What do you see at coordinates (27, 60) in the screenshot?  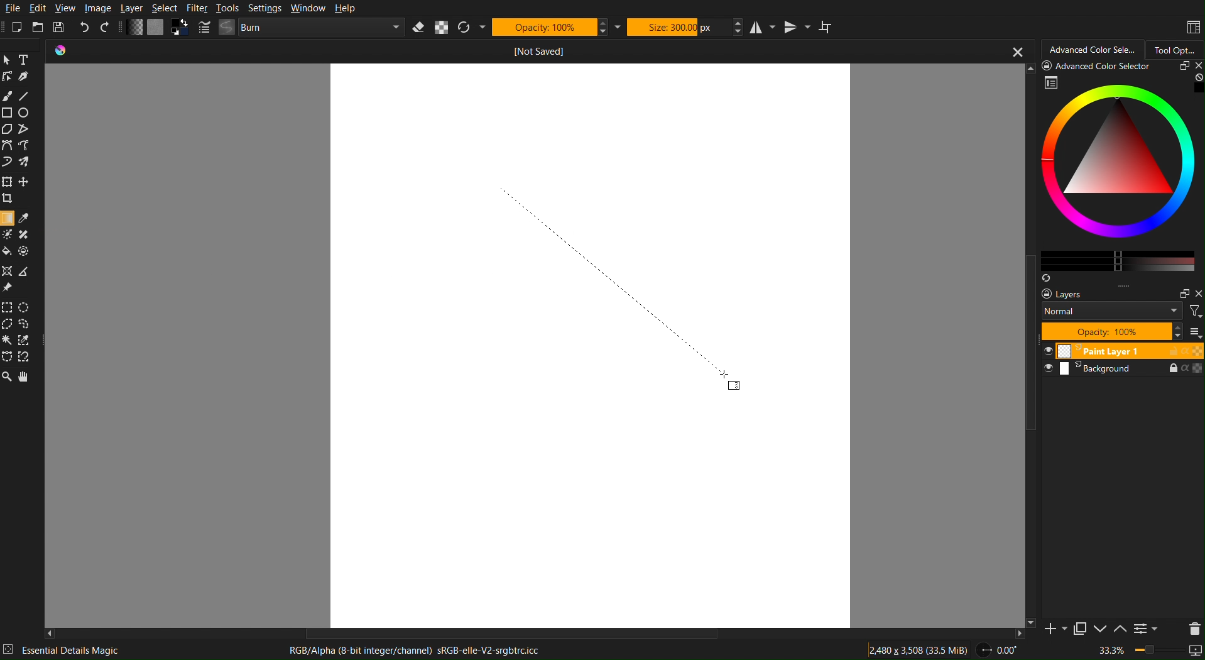 I see `Text` at bounding box center [27, 60].